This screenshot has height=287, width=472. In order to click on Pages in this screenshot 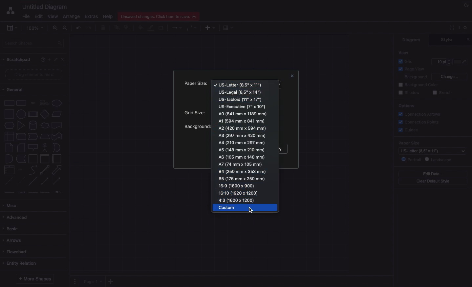, I will do `click(74, 281)`.